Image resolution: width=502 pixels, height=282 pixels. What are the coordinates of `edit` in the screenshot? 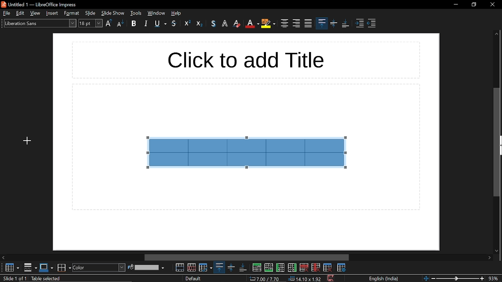 It's located at (21, 13).